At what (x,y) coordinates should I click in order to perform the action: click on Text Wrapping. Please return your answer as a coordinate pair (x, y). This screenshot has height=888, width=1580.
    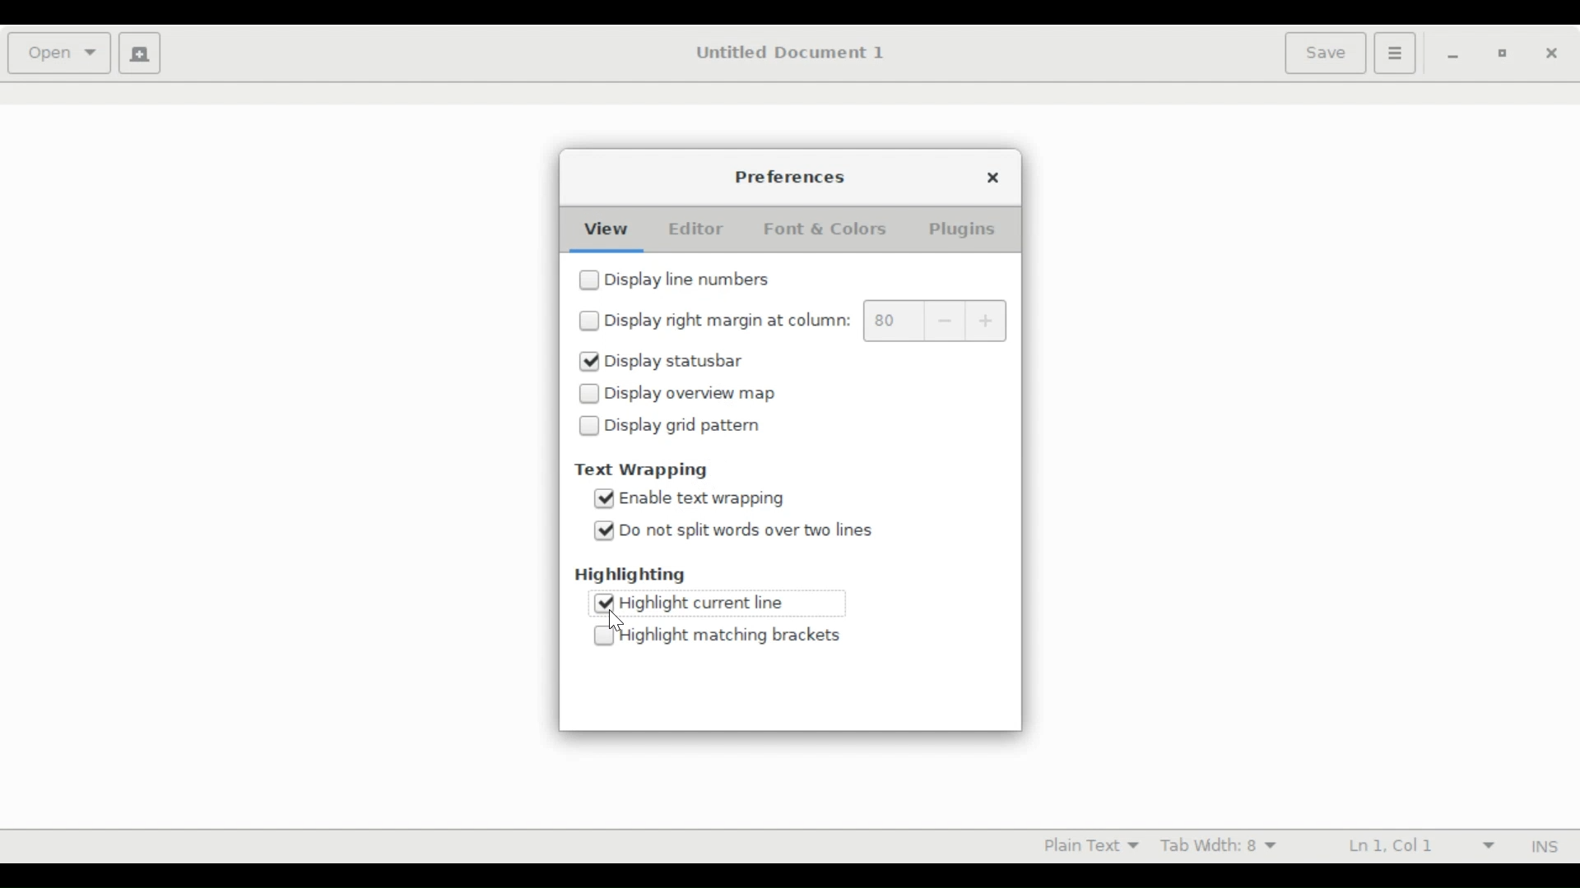
    Looking at the image, I should click on (639, 469).